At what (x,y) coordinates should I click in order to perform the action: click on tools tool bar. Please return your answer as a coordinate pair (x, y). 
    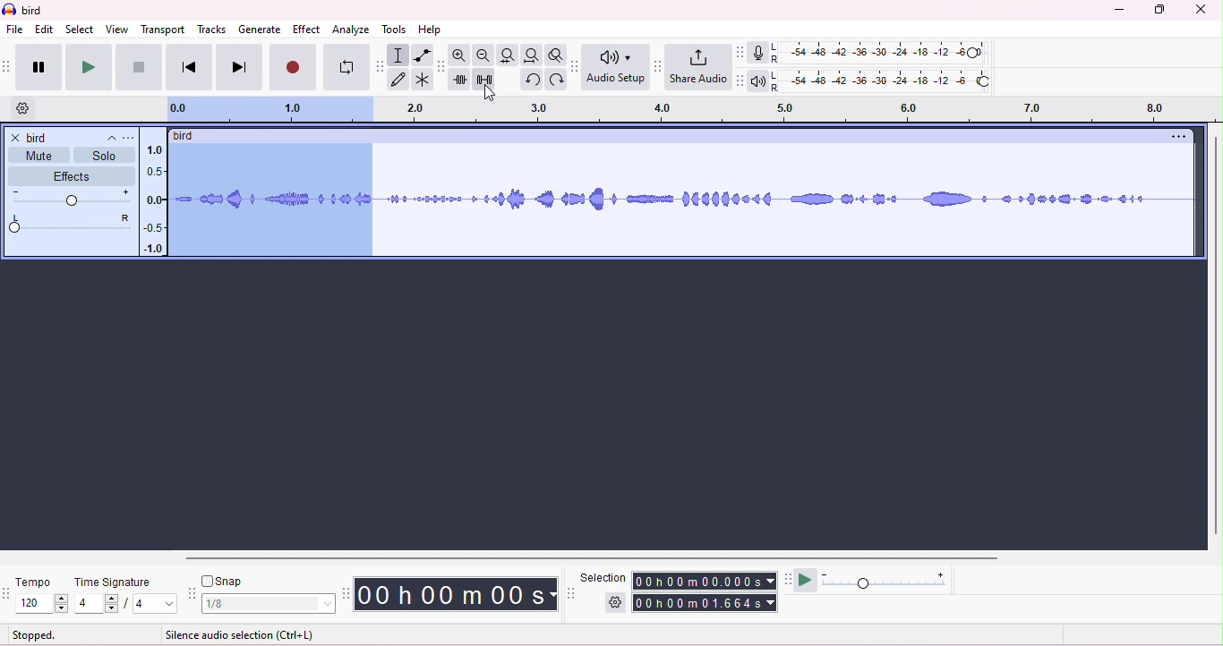
    Looking at the image, I should click on (379, 65).